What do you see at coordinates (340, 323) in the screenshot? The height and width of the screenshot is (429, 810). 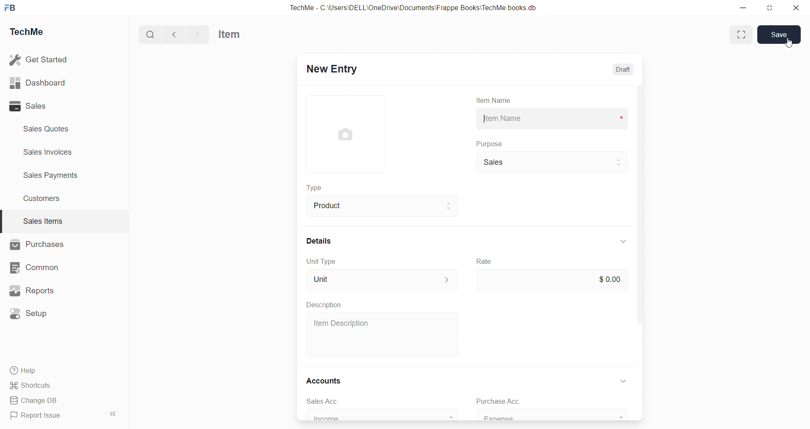 I see `Item Description` at bounding box center [340, 323].